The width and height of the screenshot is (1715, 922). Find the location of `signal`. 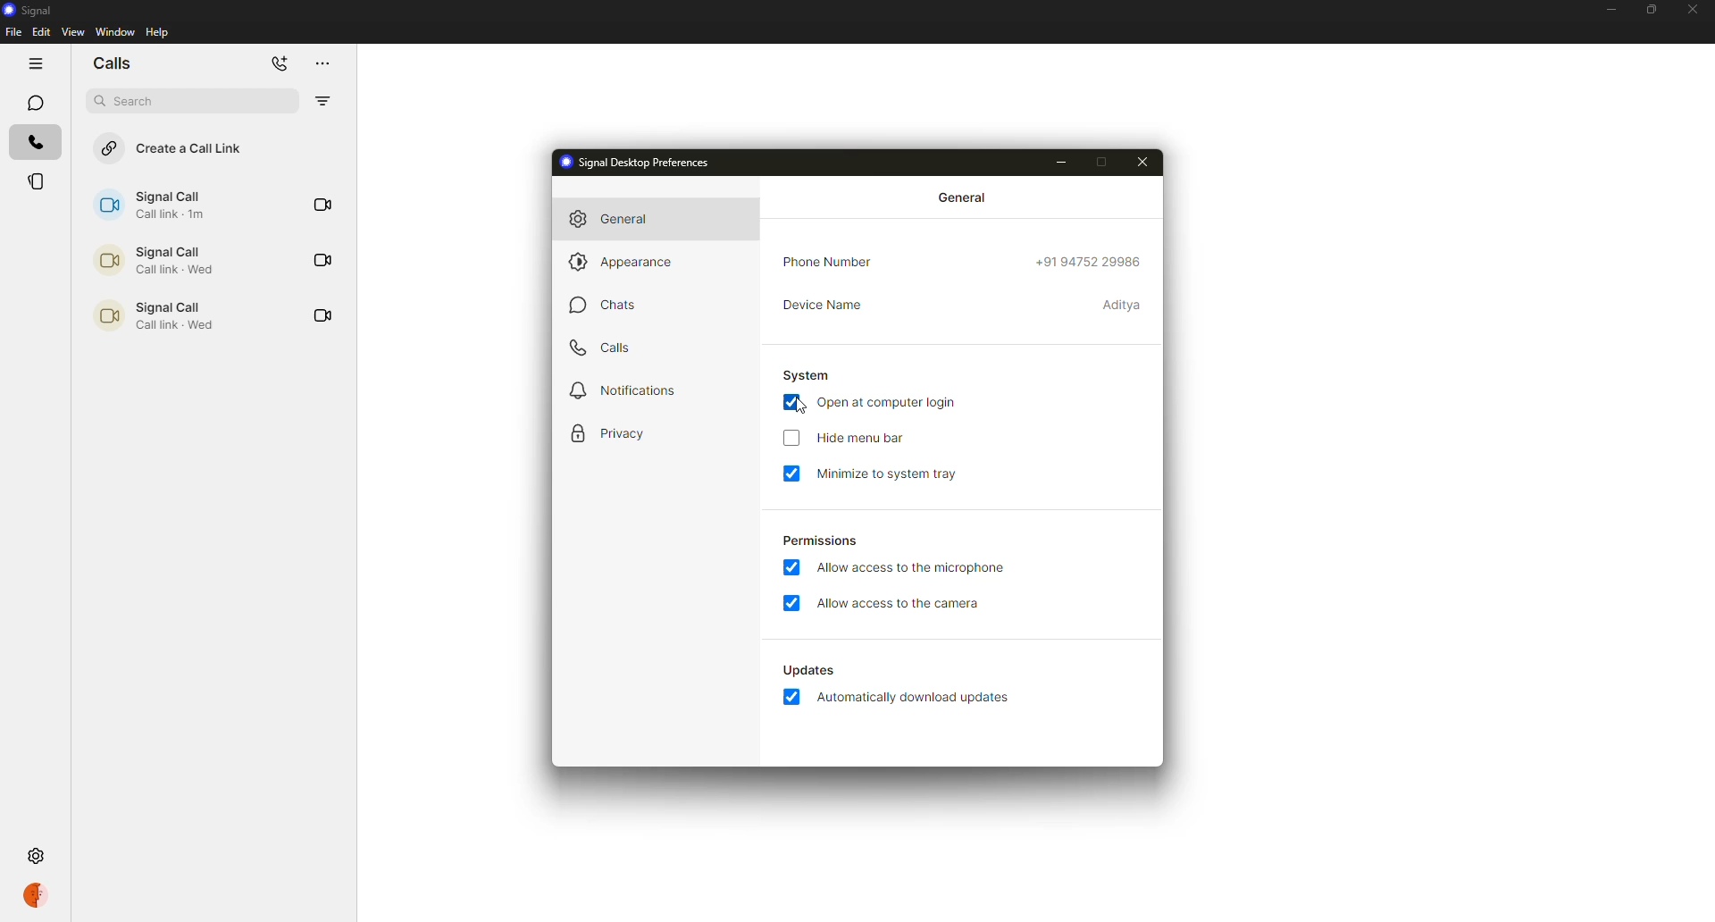

signal is located at coordinates (32, 11).